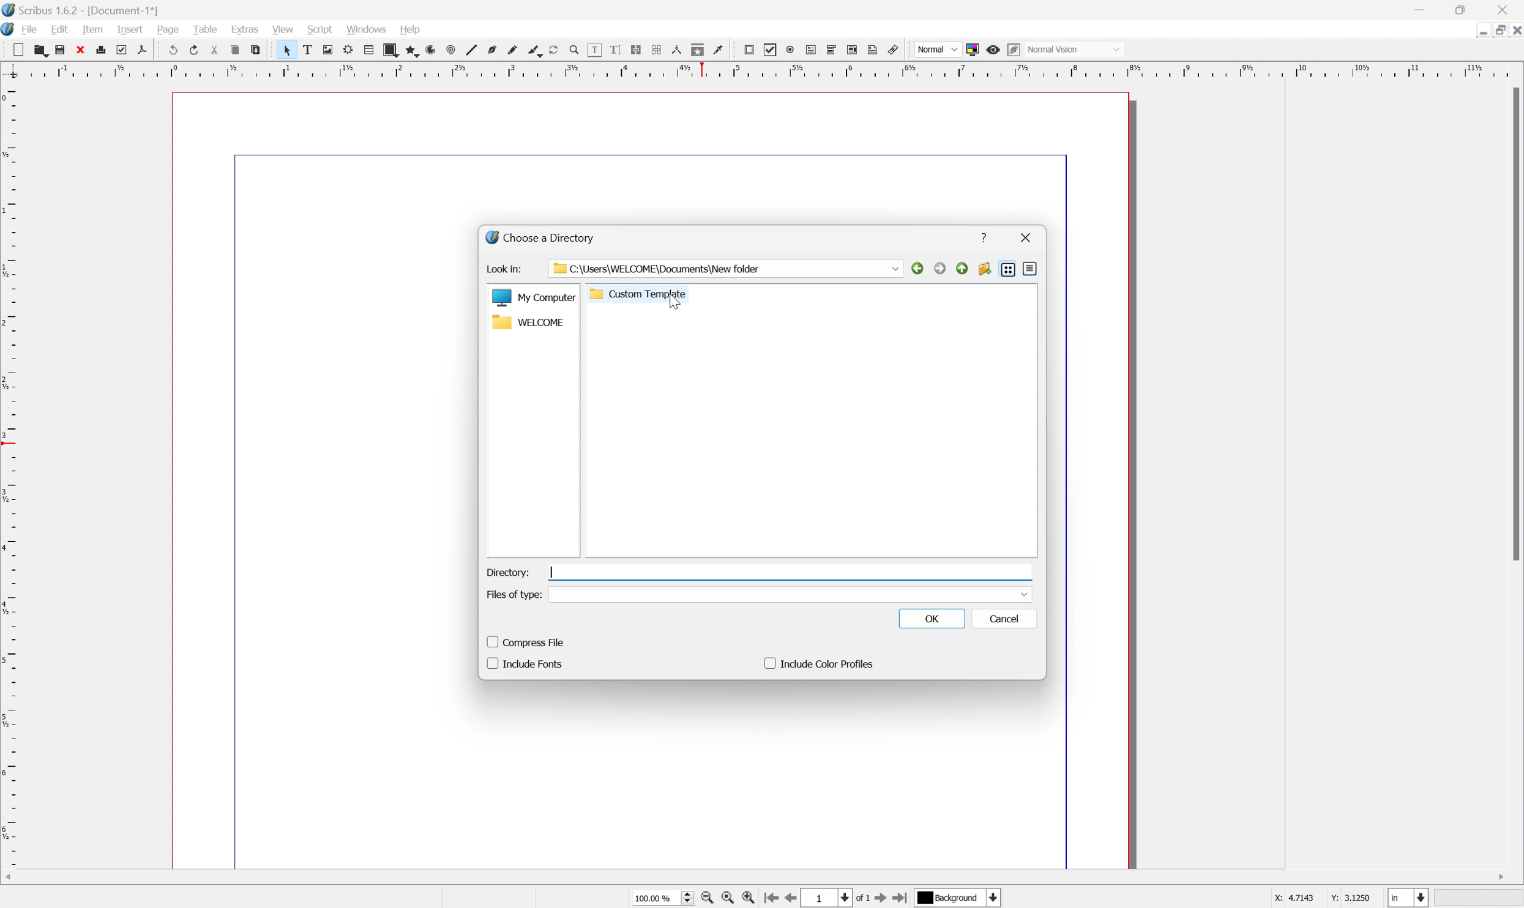 Image resolution: width=1524 pixels, height=908 pixels. Describe the element at coordinates (974, 48) in the screenshot. I see `Toggle color management system` at that location.